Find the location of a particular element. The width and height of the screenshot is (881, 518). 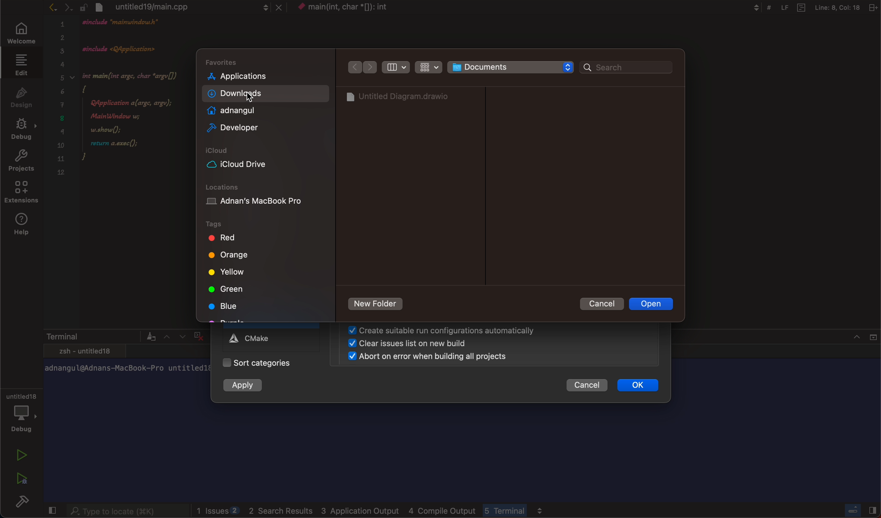

arrows is located at coordinates (361, 67).